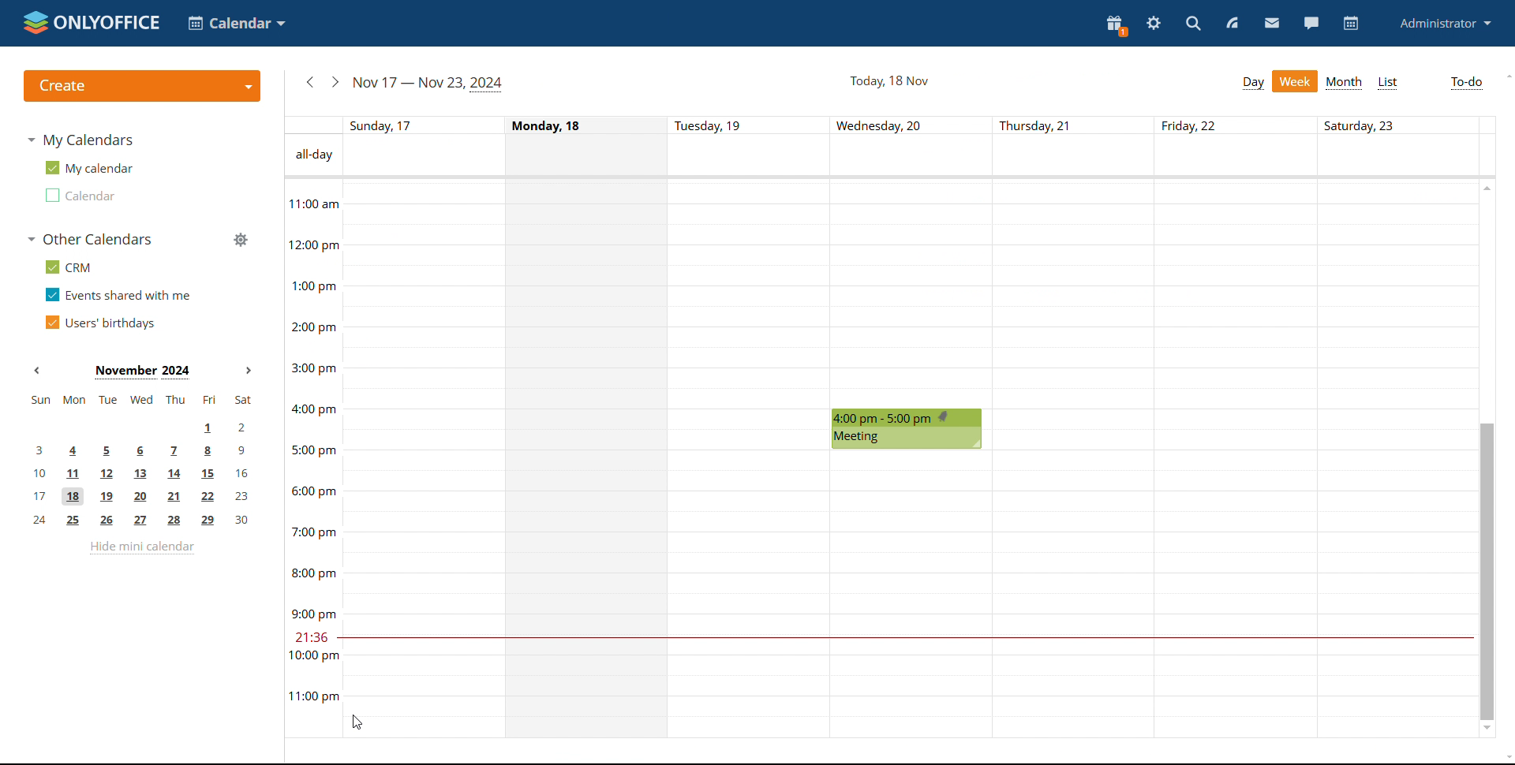 The image size is (1515, 765). Describe the element at coordinates (99, 323) in the screenshot. I see `users' birthdays ` at that location.